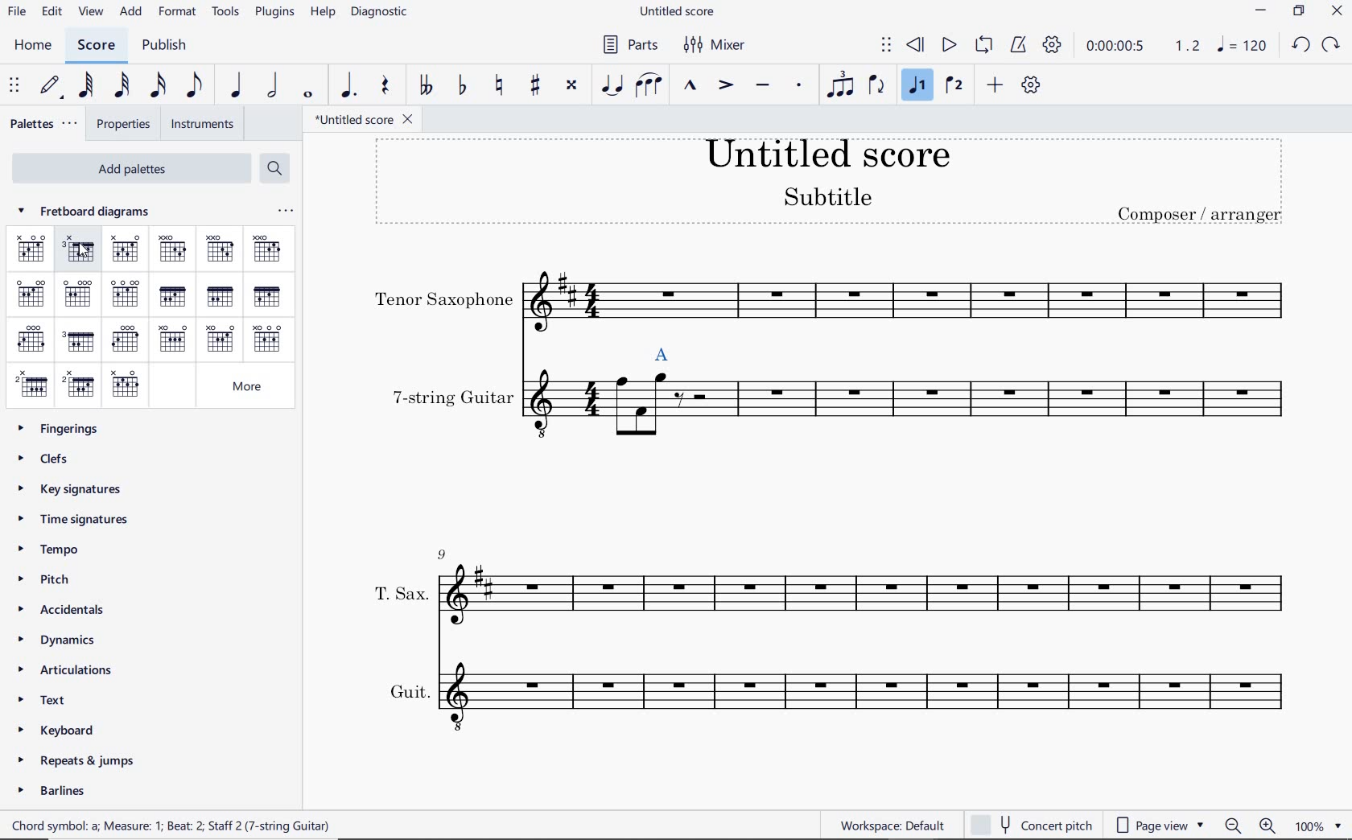 The image size is (1352, 840). What do you see at coordinates (499, 86) in the screenshot?
I see `TOGGLE NATURAL` at bounding box center [499, 86].